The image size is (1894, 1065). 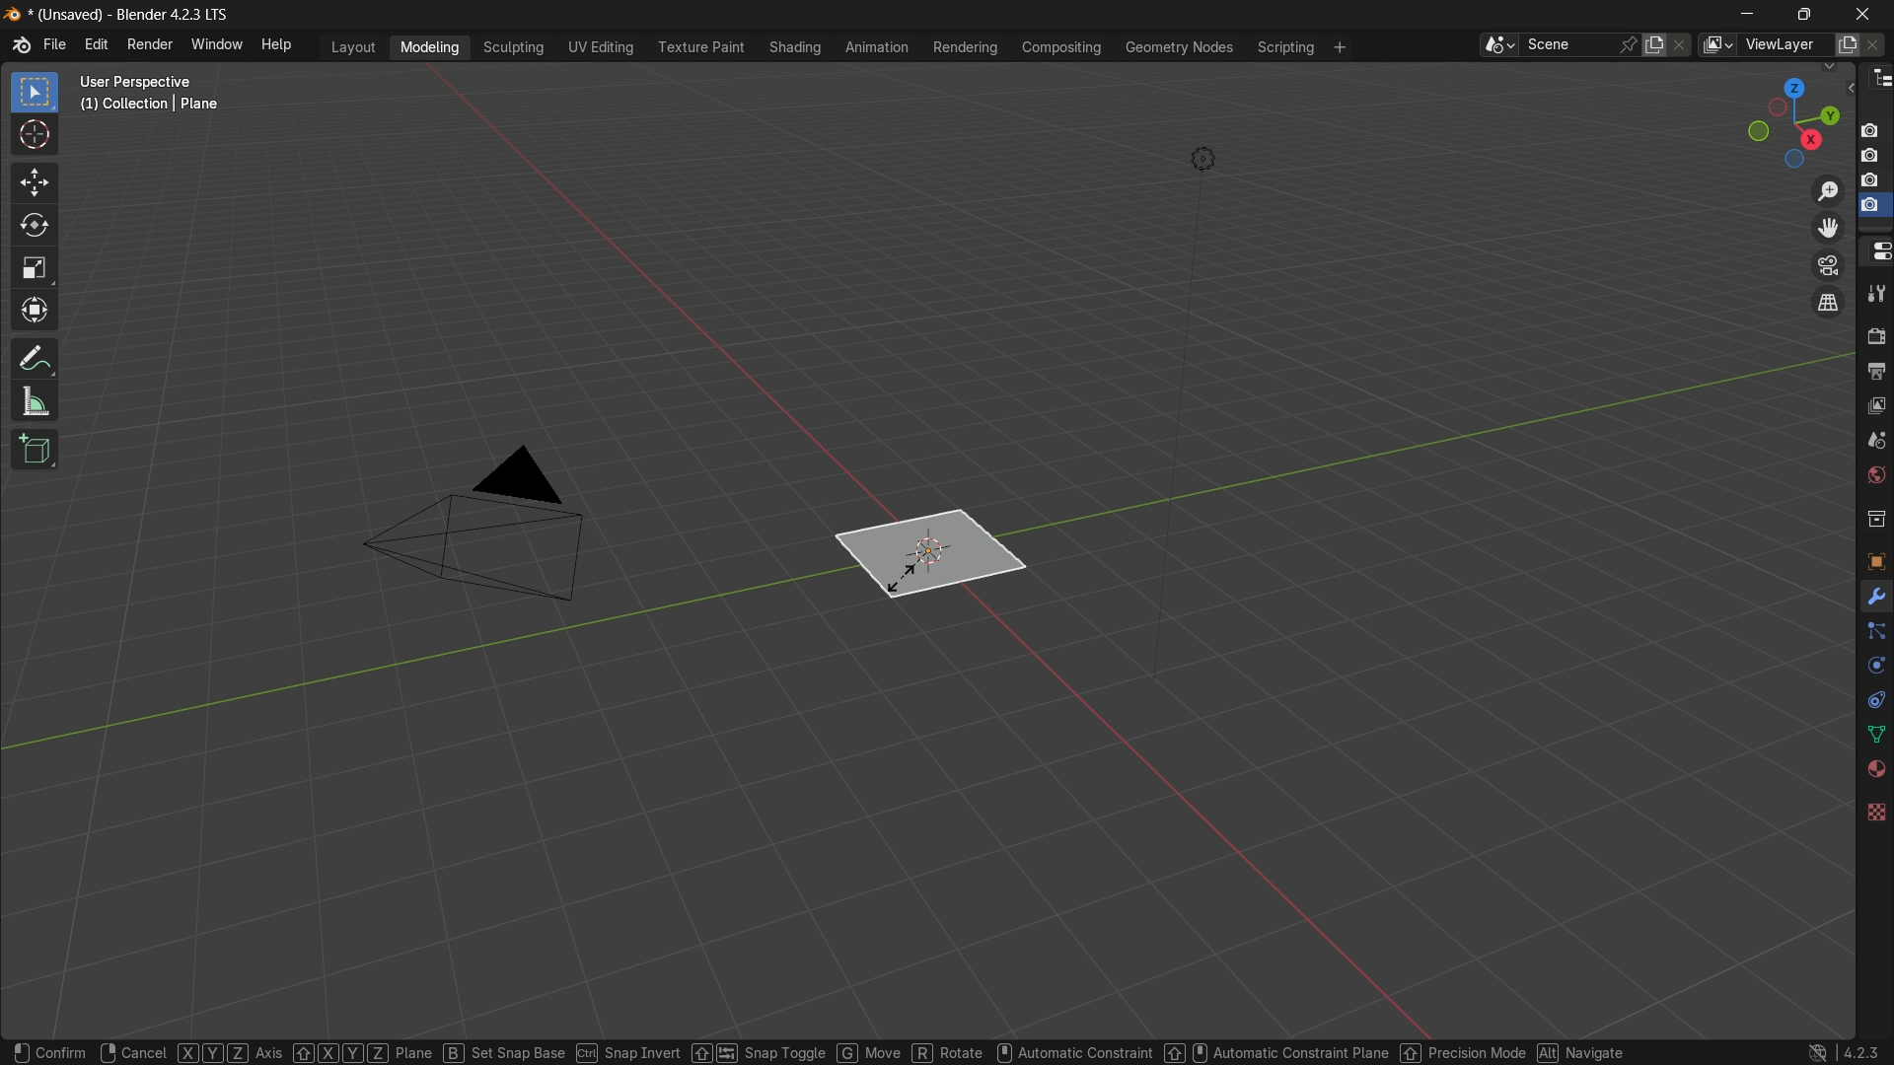 I want to click on select box, so click(x=36, y=92).